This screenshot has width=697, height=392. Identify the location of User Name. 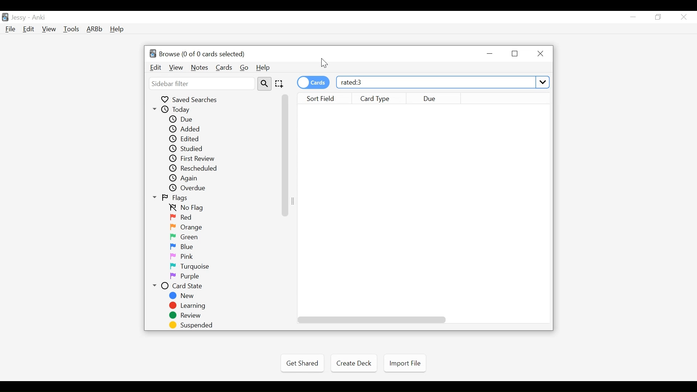
(19, 18).